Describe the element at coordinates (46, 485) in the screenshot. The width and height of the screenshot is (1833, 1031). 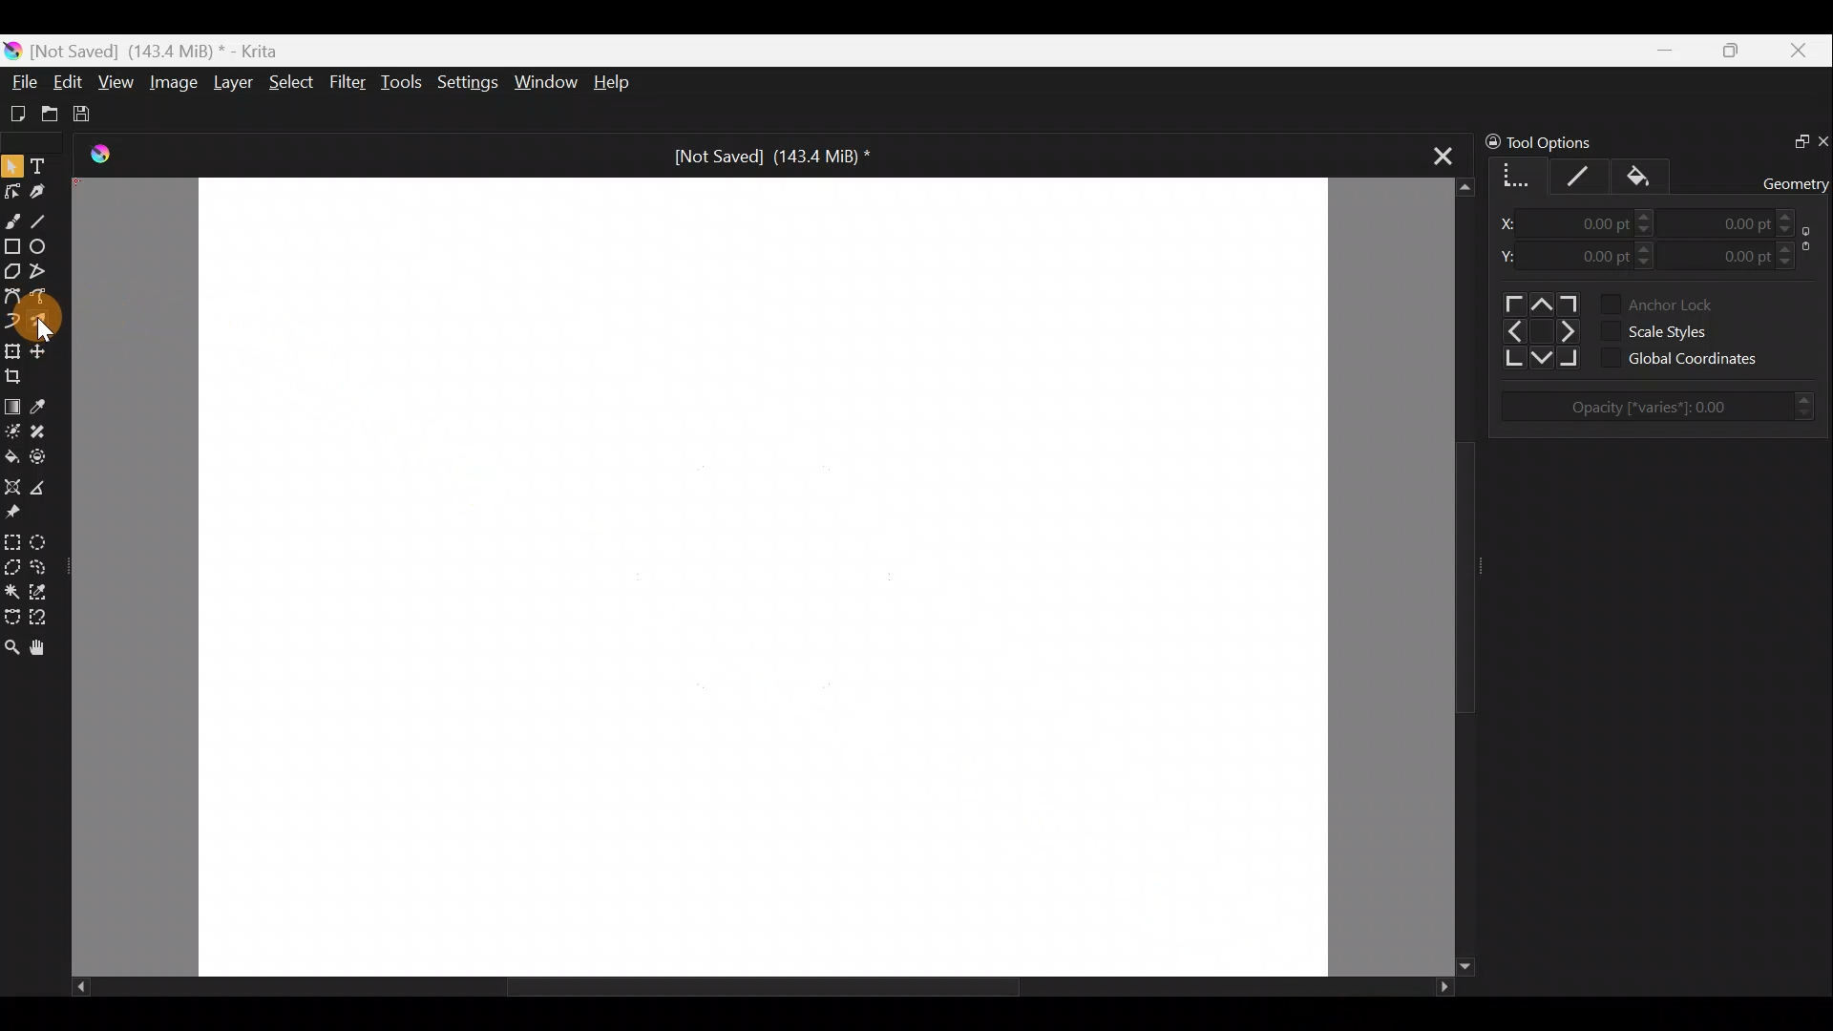
I see `Measure the distance between two points` at that location.